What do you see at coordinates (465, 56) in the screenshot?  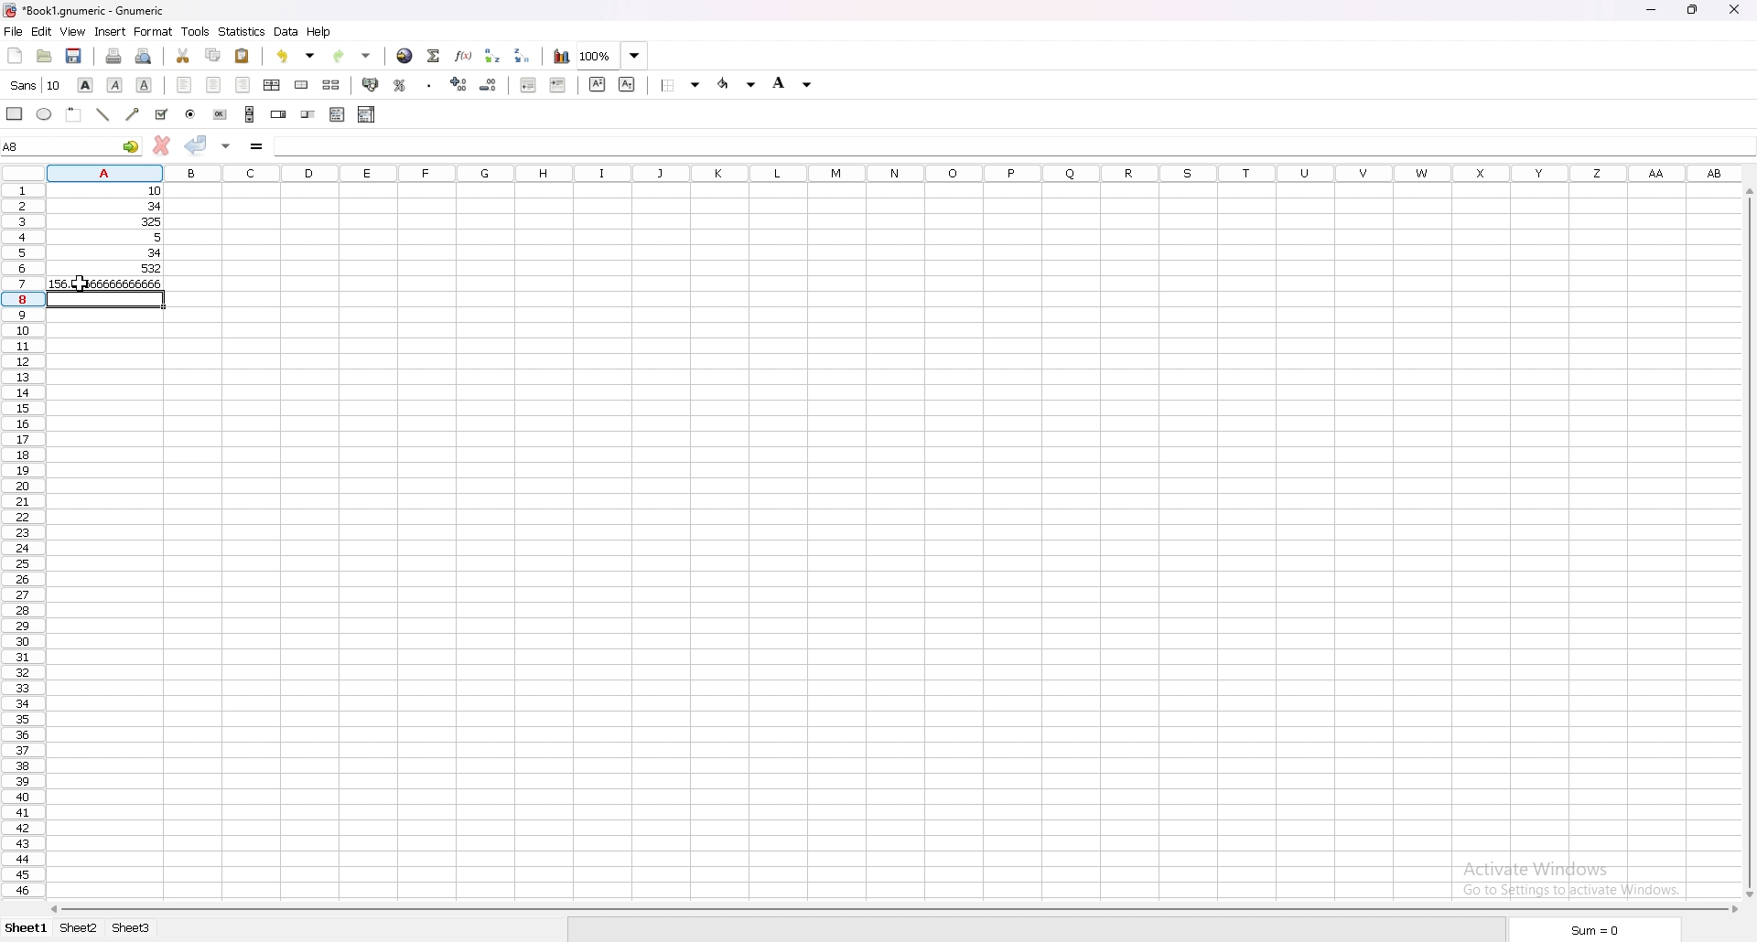 I see `function` at bounding box center [465, 56].